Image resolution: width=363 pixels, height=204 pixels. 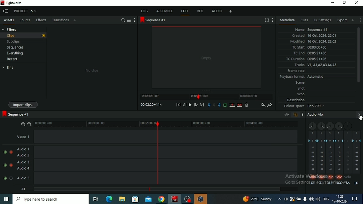 I want to click on Bins, so click(x=8, y=67).